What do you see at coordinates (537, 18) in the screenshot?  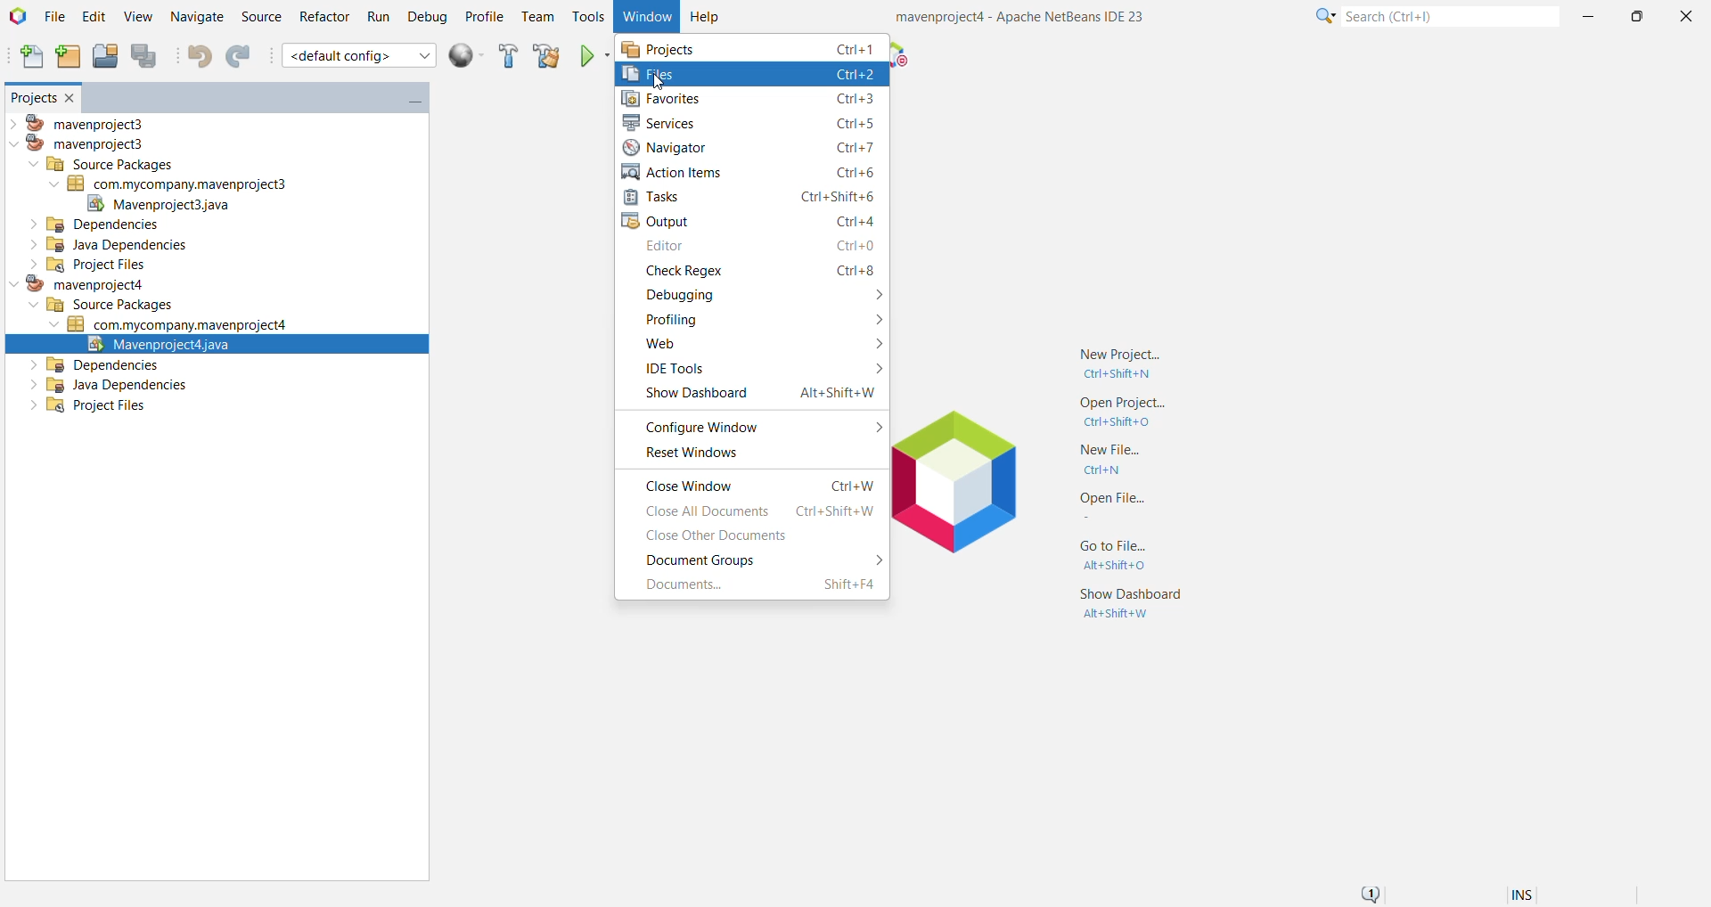 I see `Team` at bounding box center [537, 18].